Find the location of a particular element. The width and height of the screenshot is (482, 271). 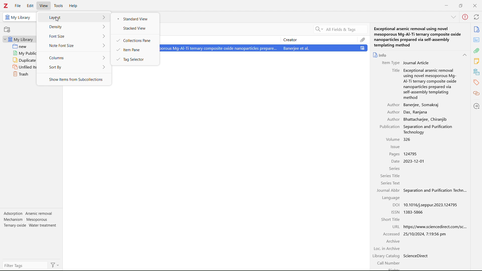

my library is located at coordinates (19, 39).